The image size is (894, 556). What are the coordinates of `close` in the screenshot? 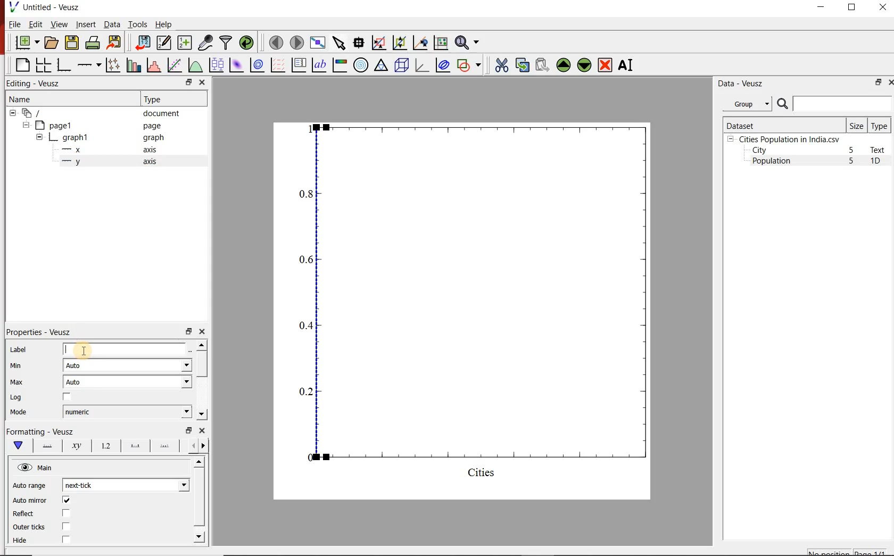 It's located at (202, 332).